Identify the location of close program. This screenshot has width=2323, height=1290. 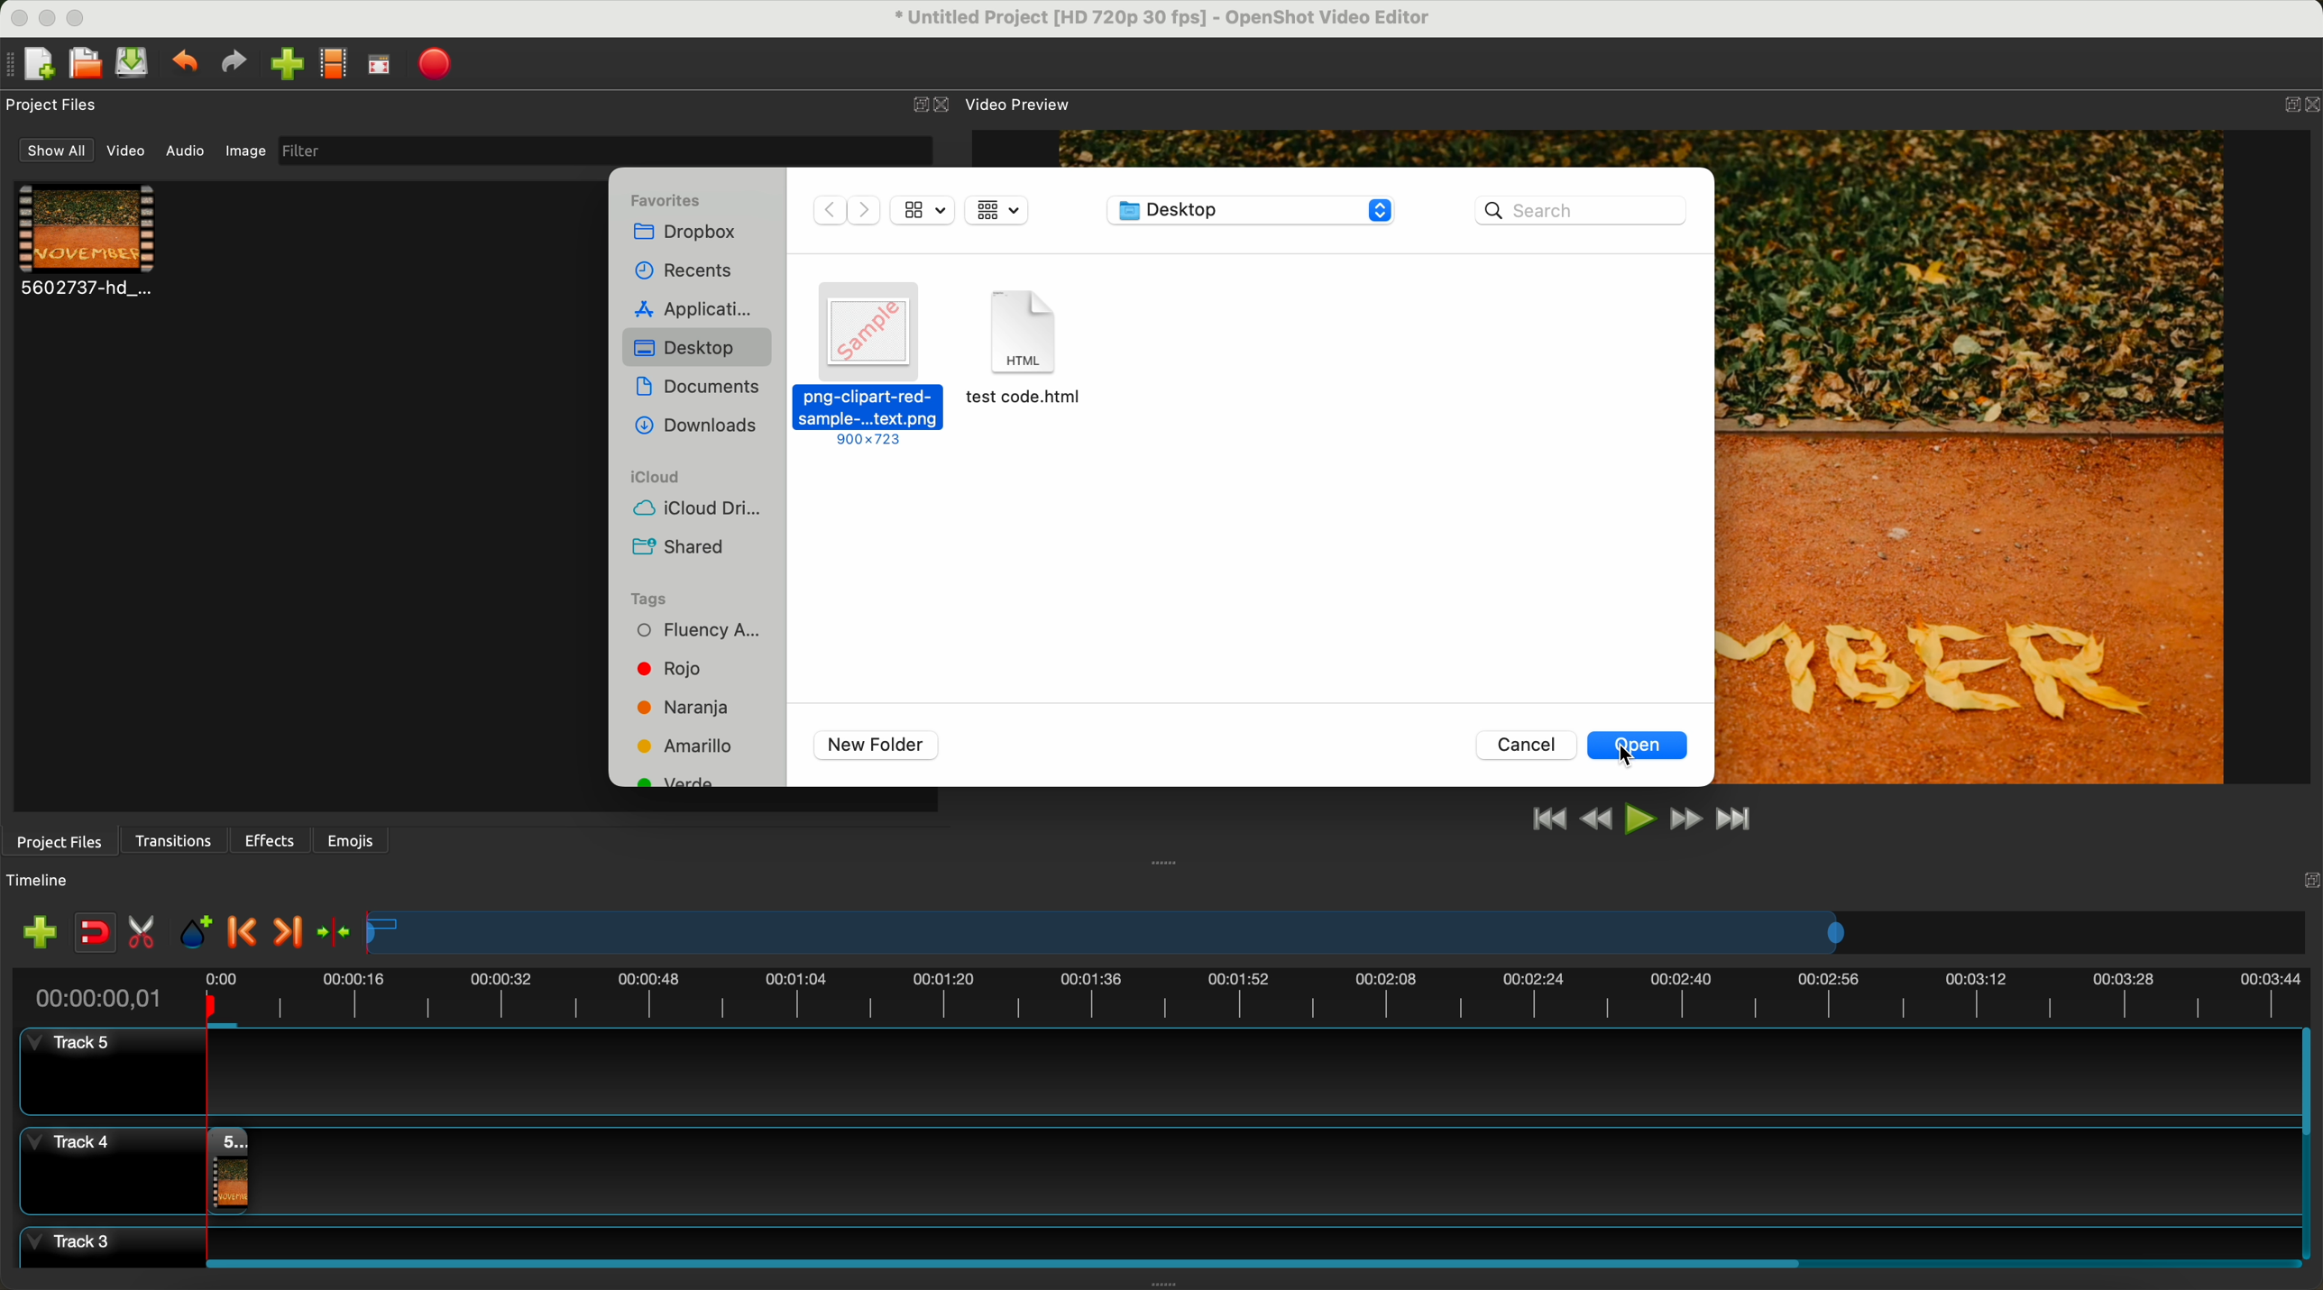
(14, 15).